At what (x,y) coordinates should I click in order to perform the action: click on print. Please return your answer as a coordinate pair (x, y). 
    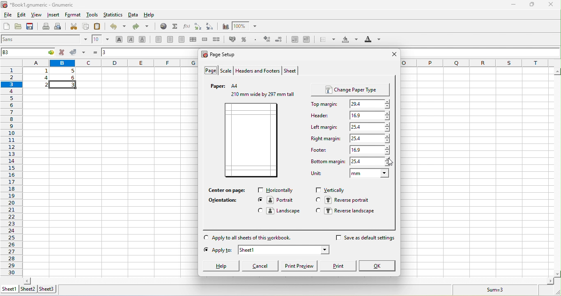
    Looking at the image, I should click on (46, 27).